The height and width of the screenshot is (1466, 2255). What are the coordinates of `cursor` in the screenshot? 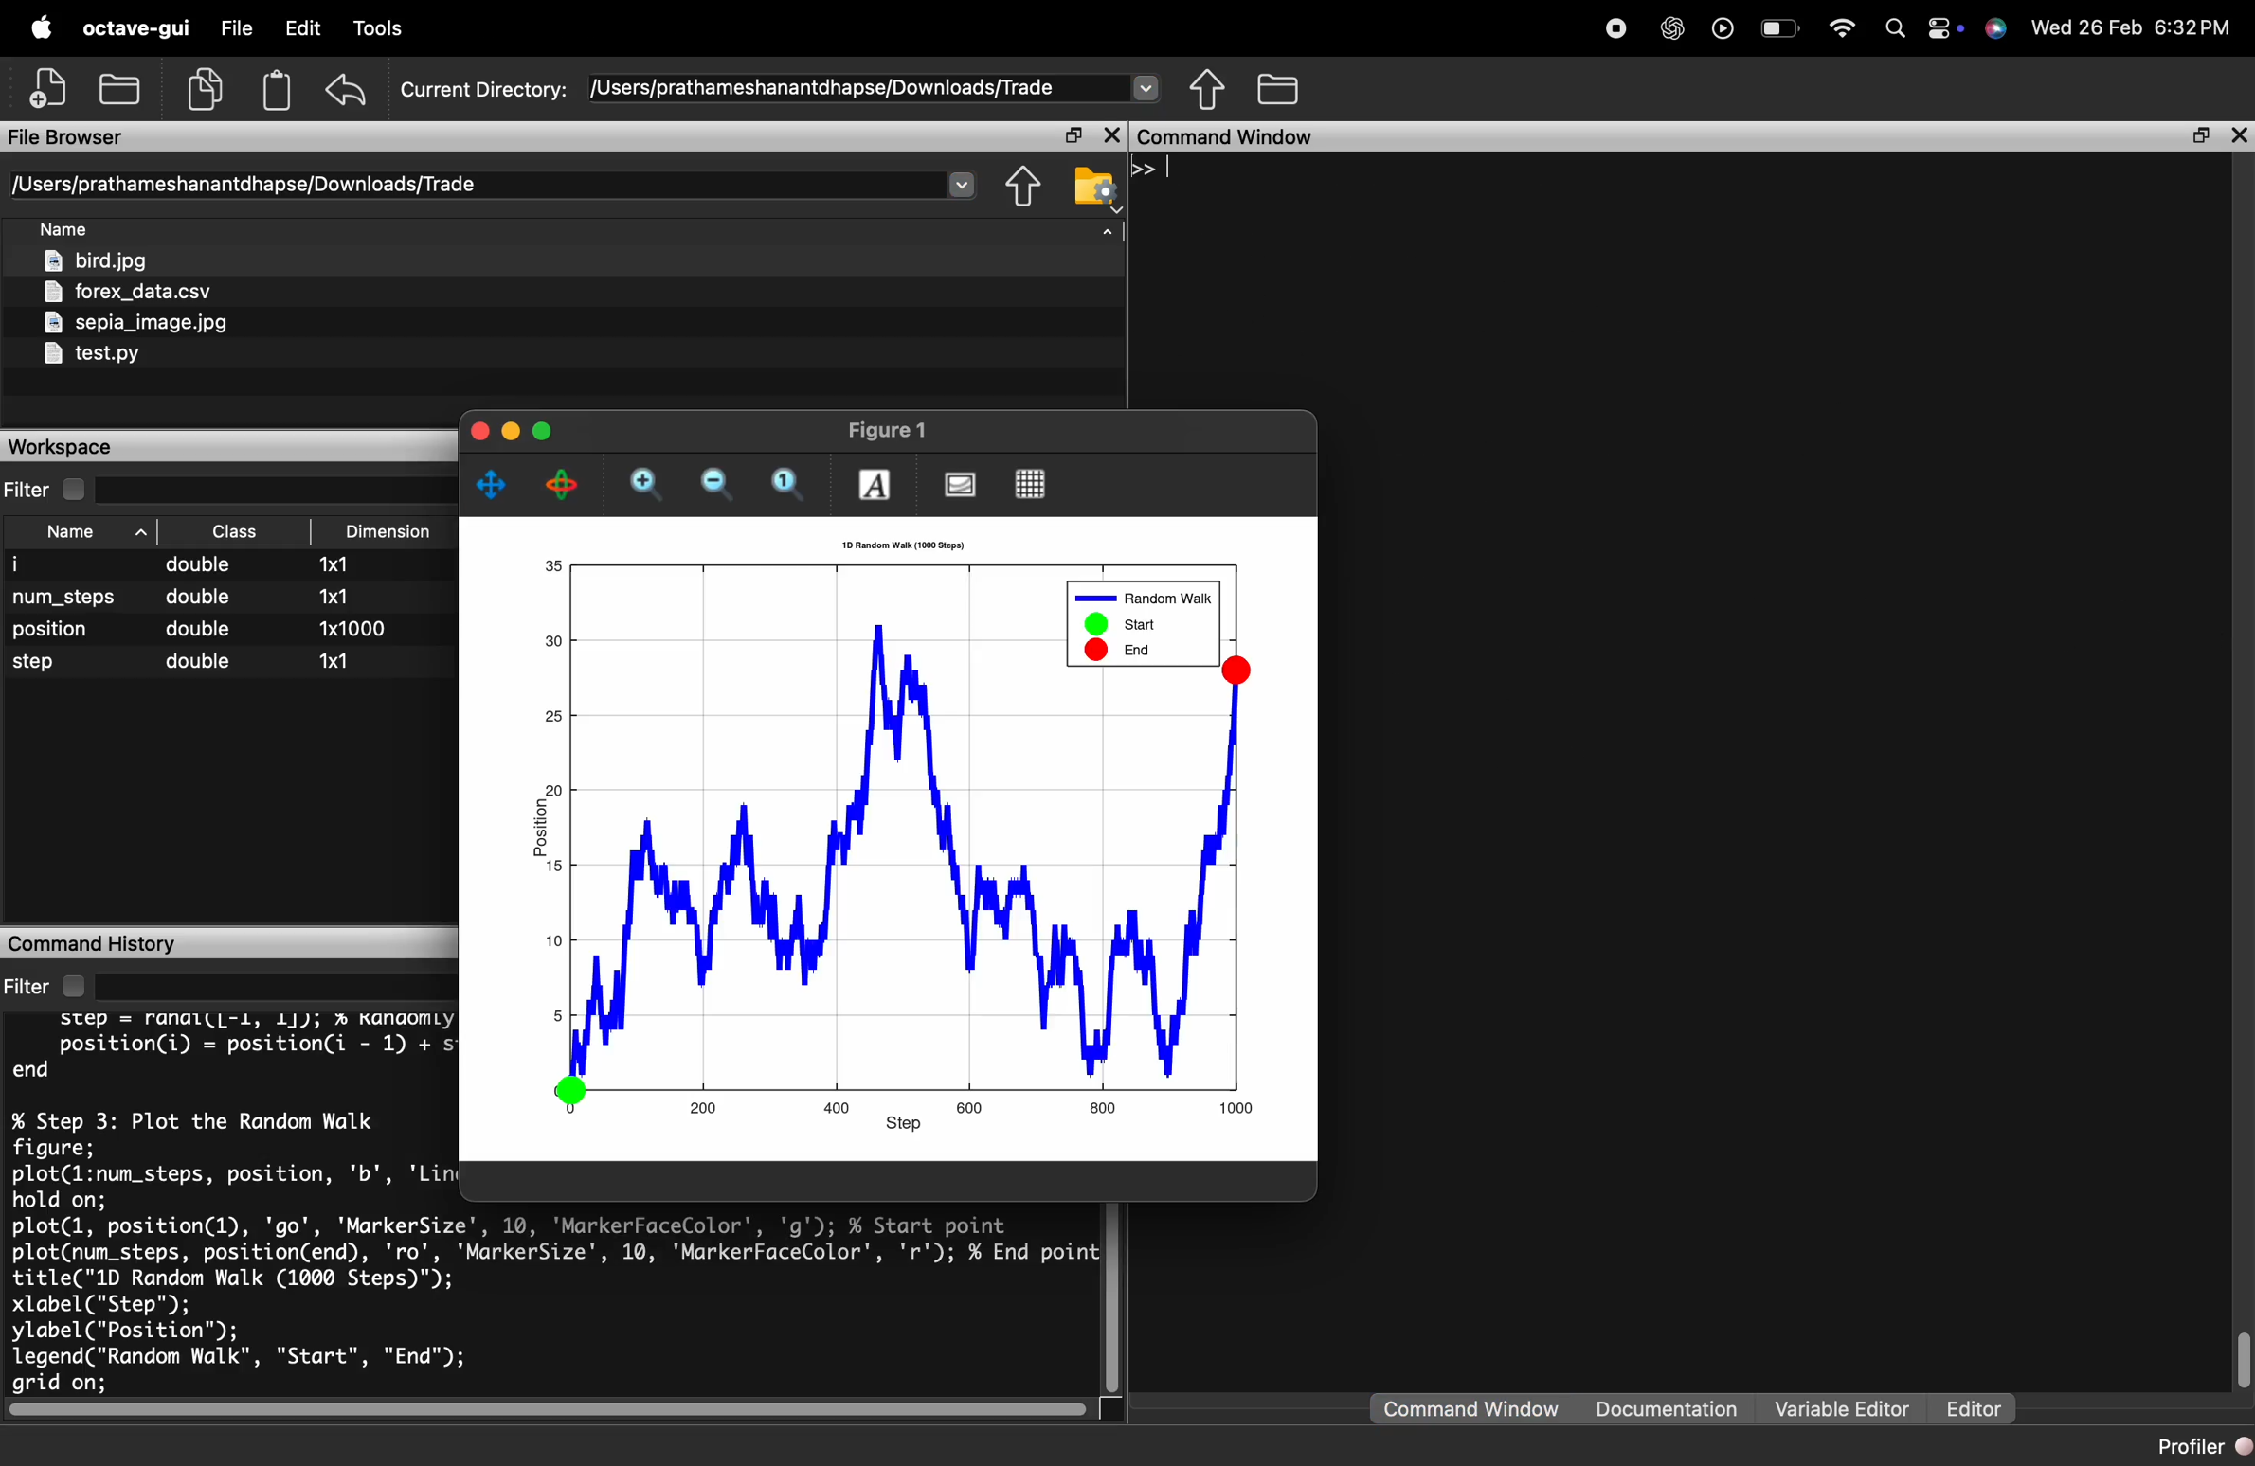 It's located at (1175, 170).